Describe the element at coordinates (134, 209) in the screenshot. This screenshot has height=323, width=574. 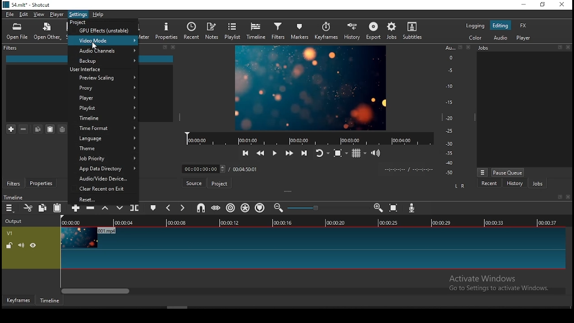
I see `split at playhead` at that location.